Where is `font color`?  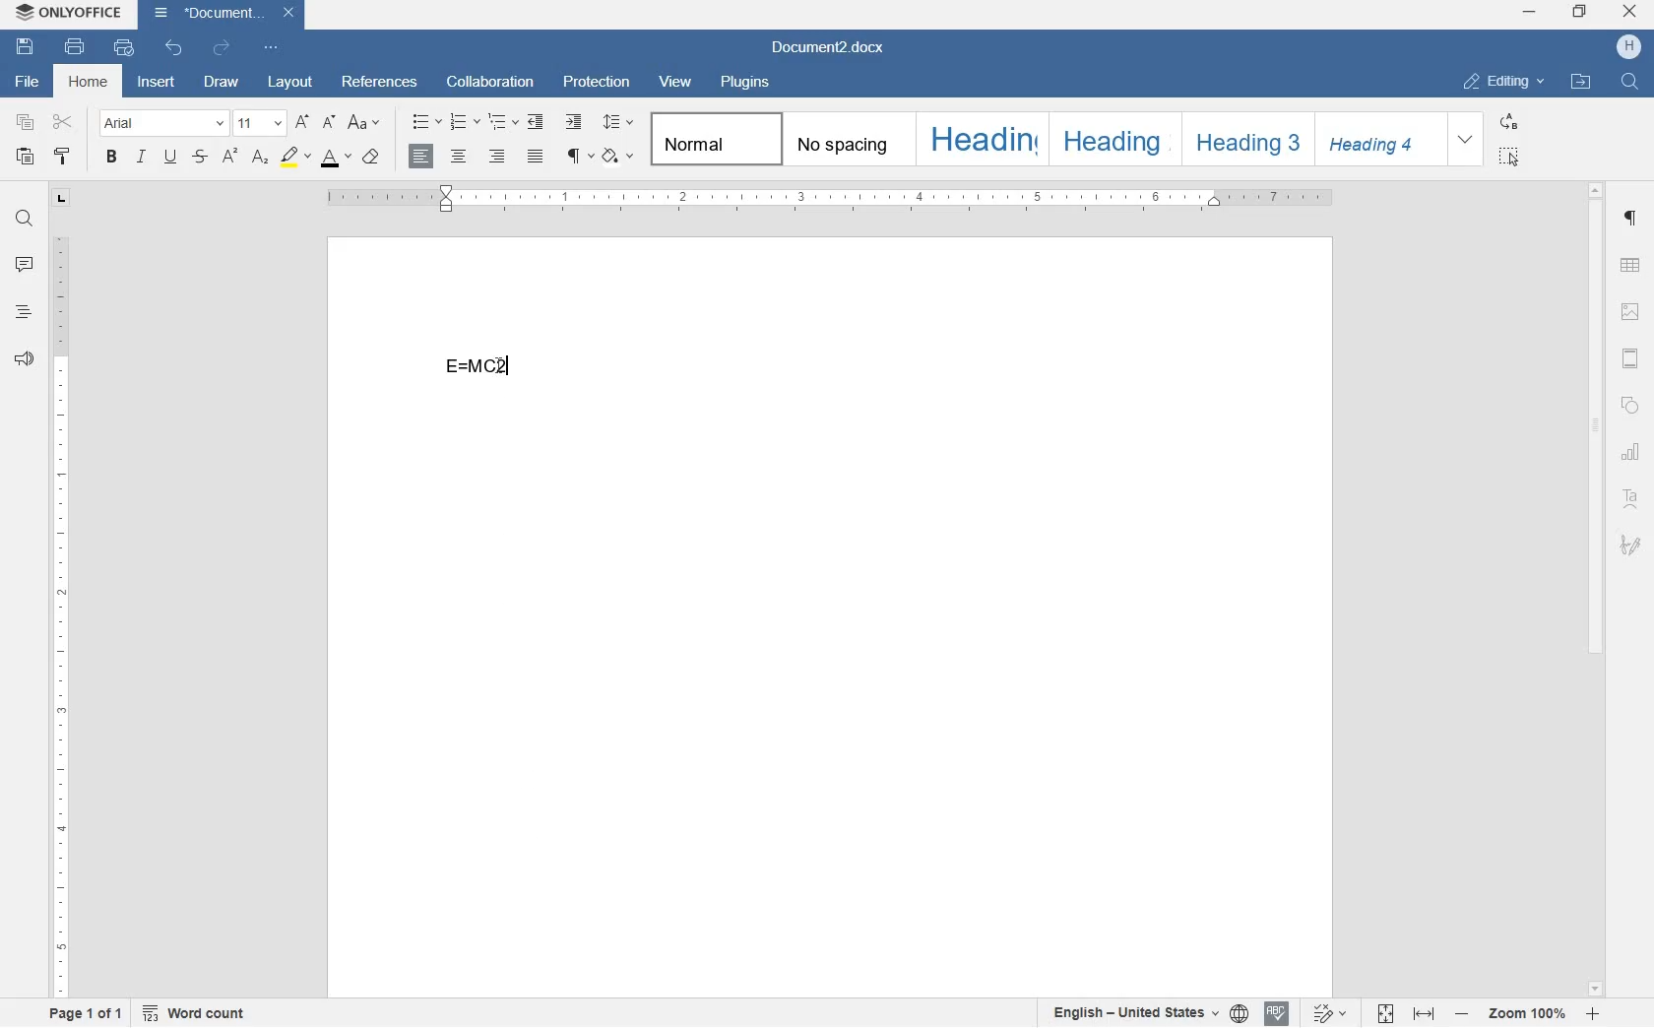
font color is located at coordinates (338, 158).